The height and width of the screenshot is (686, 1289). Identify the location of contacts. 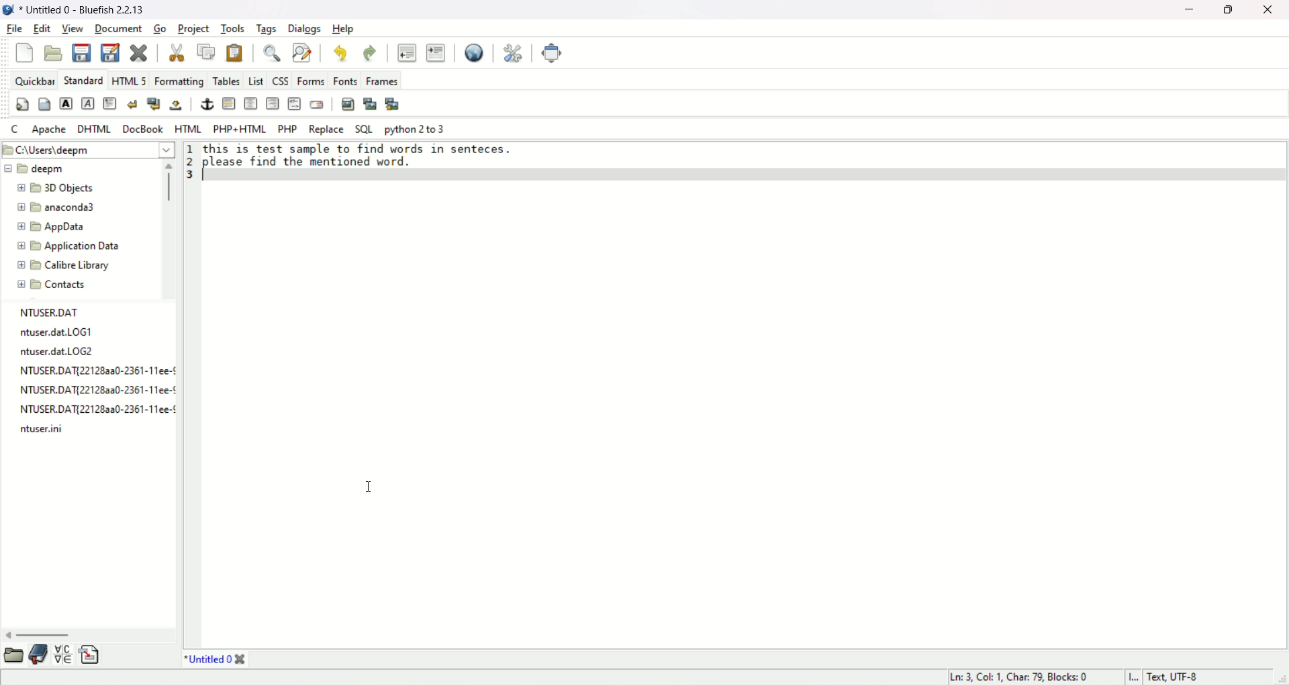
(55, 285).